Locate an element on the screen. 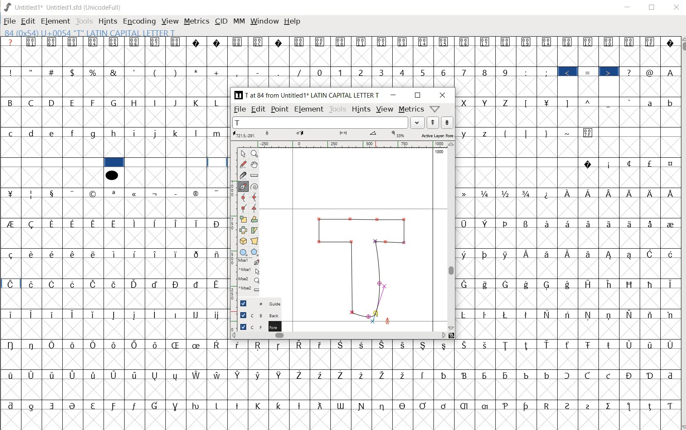 The height and width of the screenshot is (430, 686). hints is located at coordinates (108, 21).